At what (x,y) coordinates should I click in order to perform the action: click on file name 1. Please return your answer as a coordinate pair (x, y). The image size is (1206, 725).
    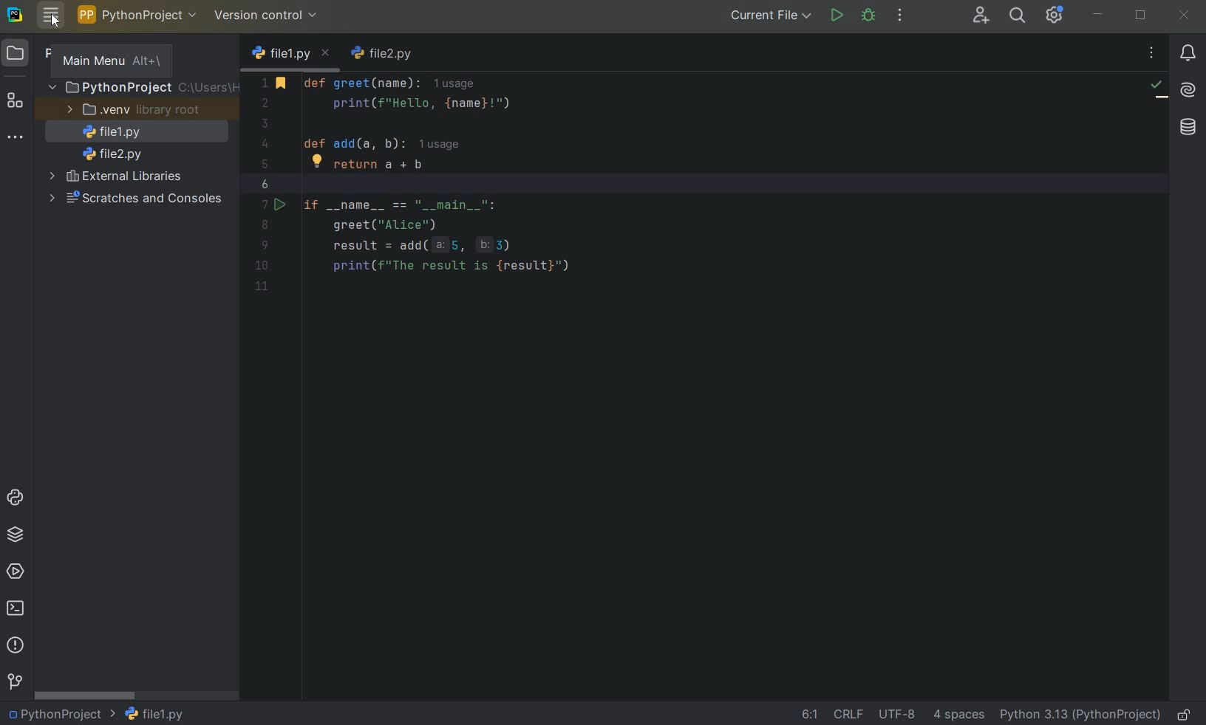
    Looking at the image, I should click on (154, 713).